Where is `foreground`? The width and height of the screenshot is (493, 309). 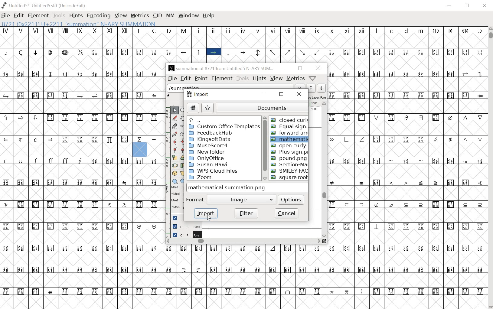
foreground is located at coordinates (184, 234).